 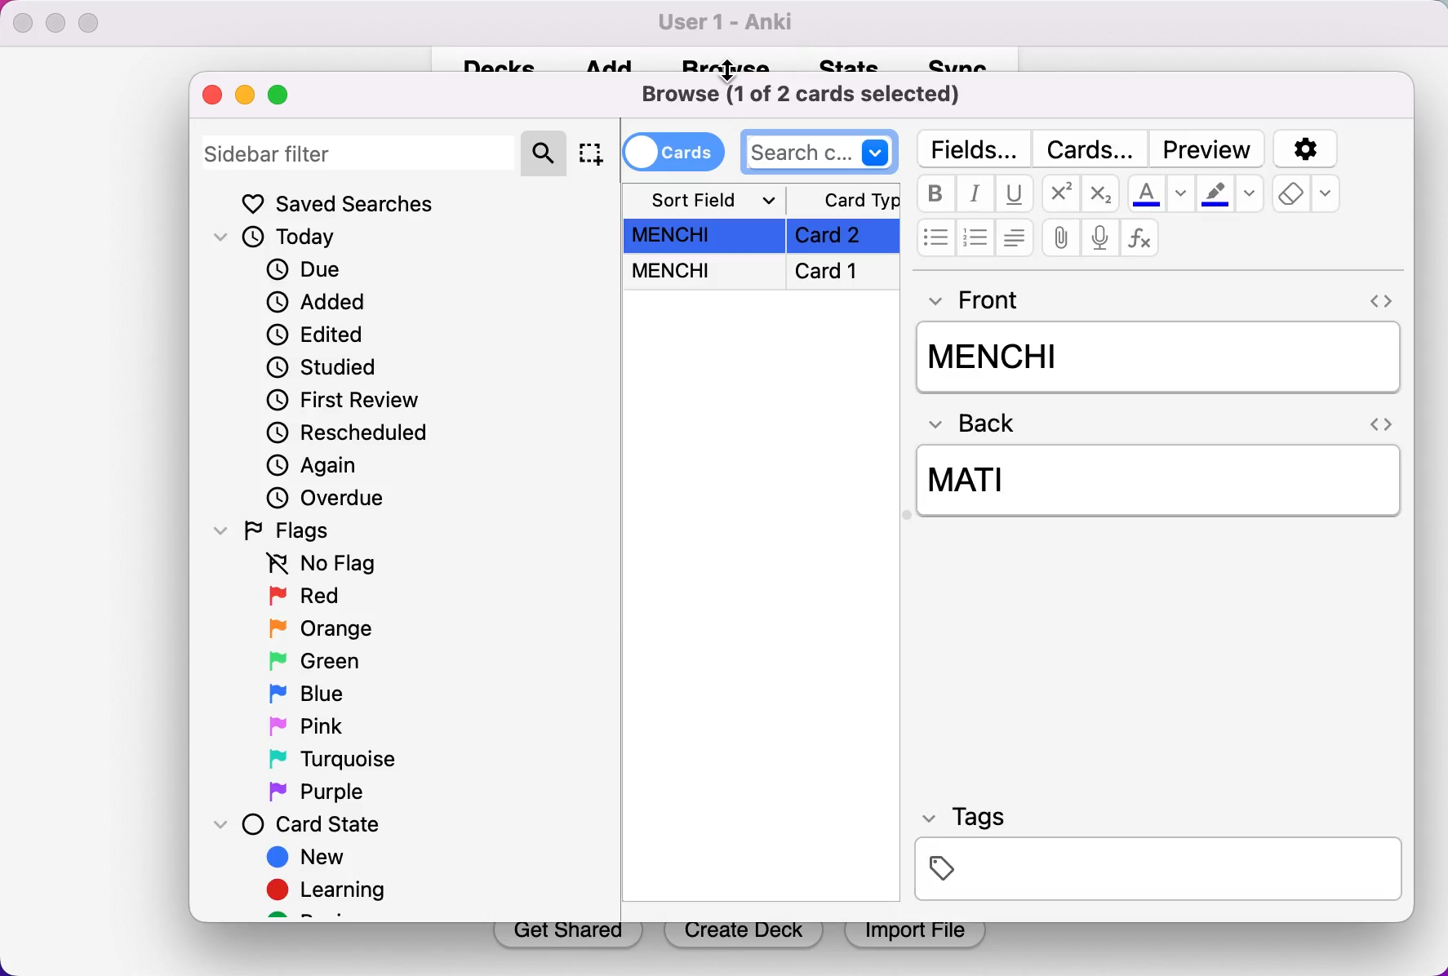 What do you see at coordinates (1091, 145) in the screenshot?
I see `cards` at bounding box center [1091, 145].